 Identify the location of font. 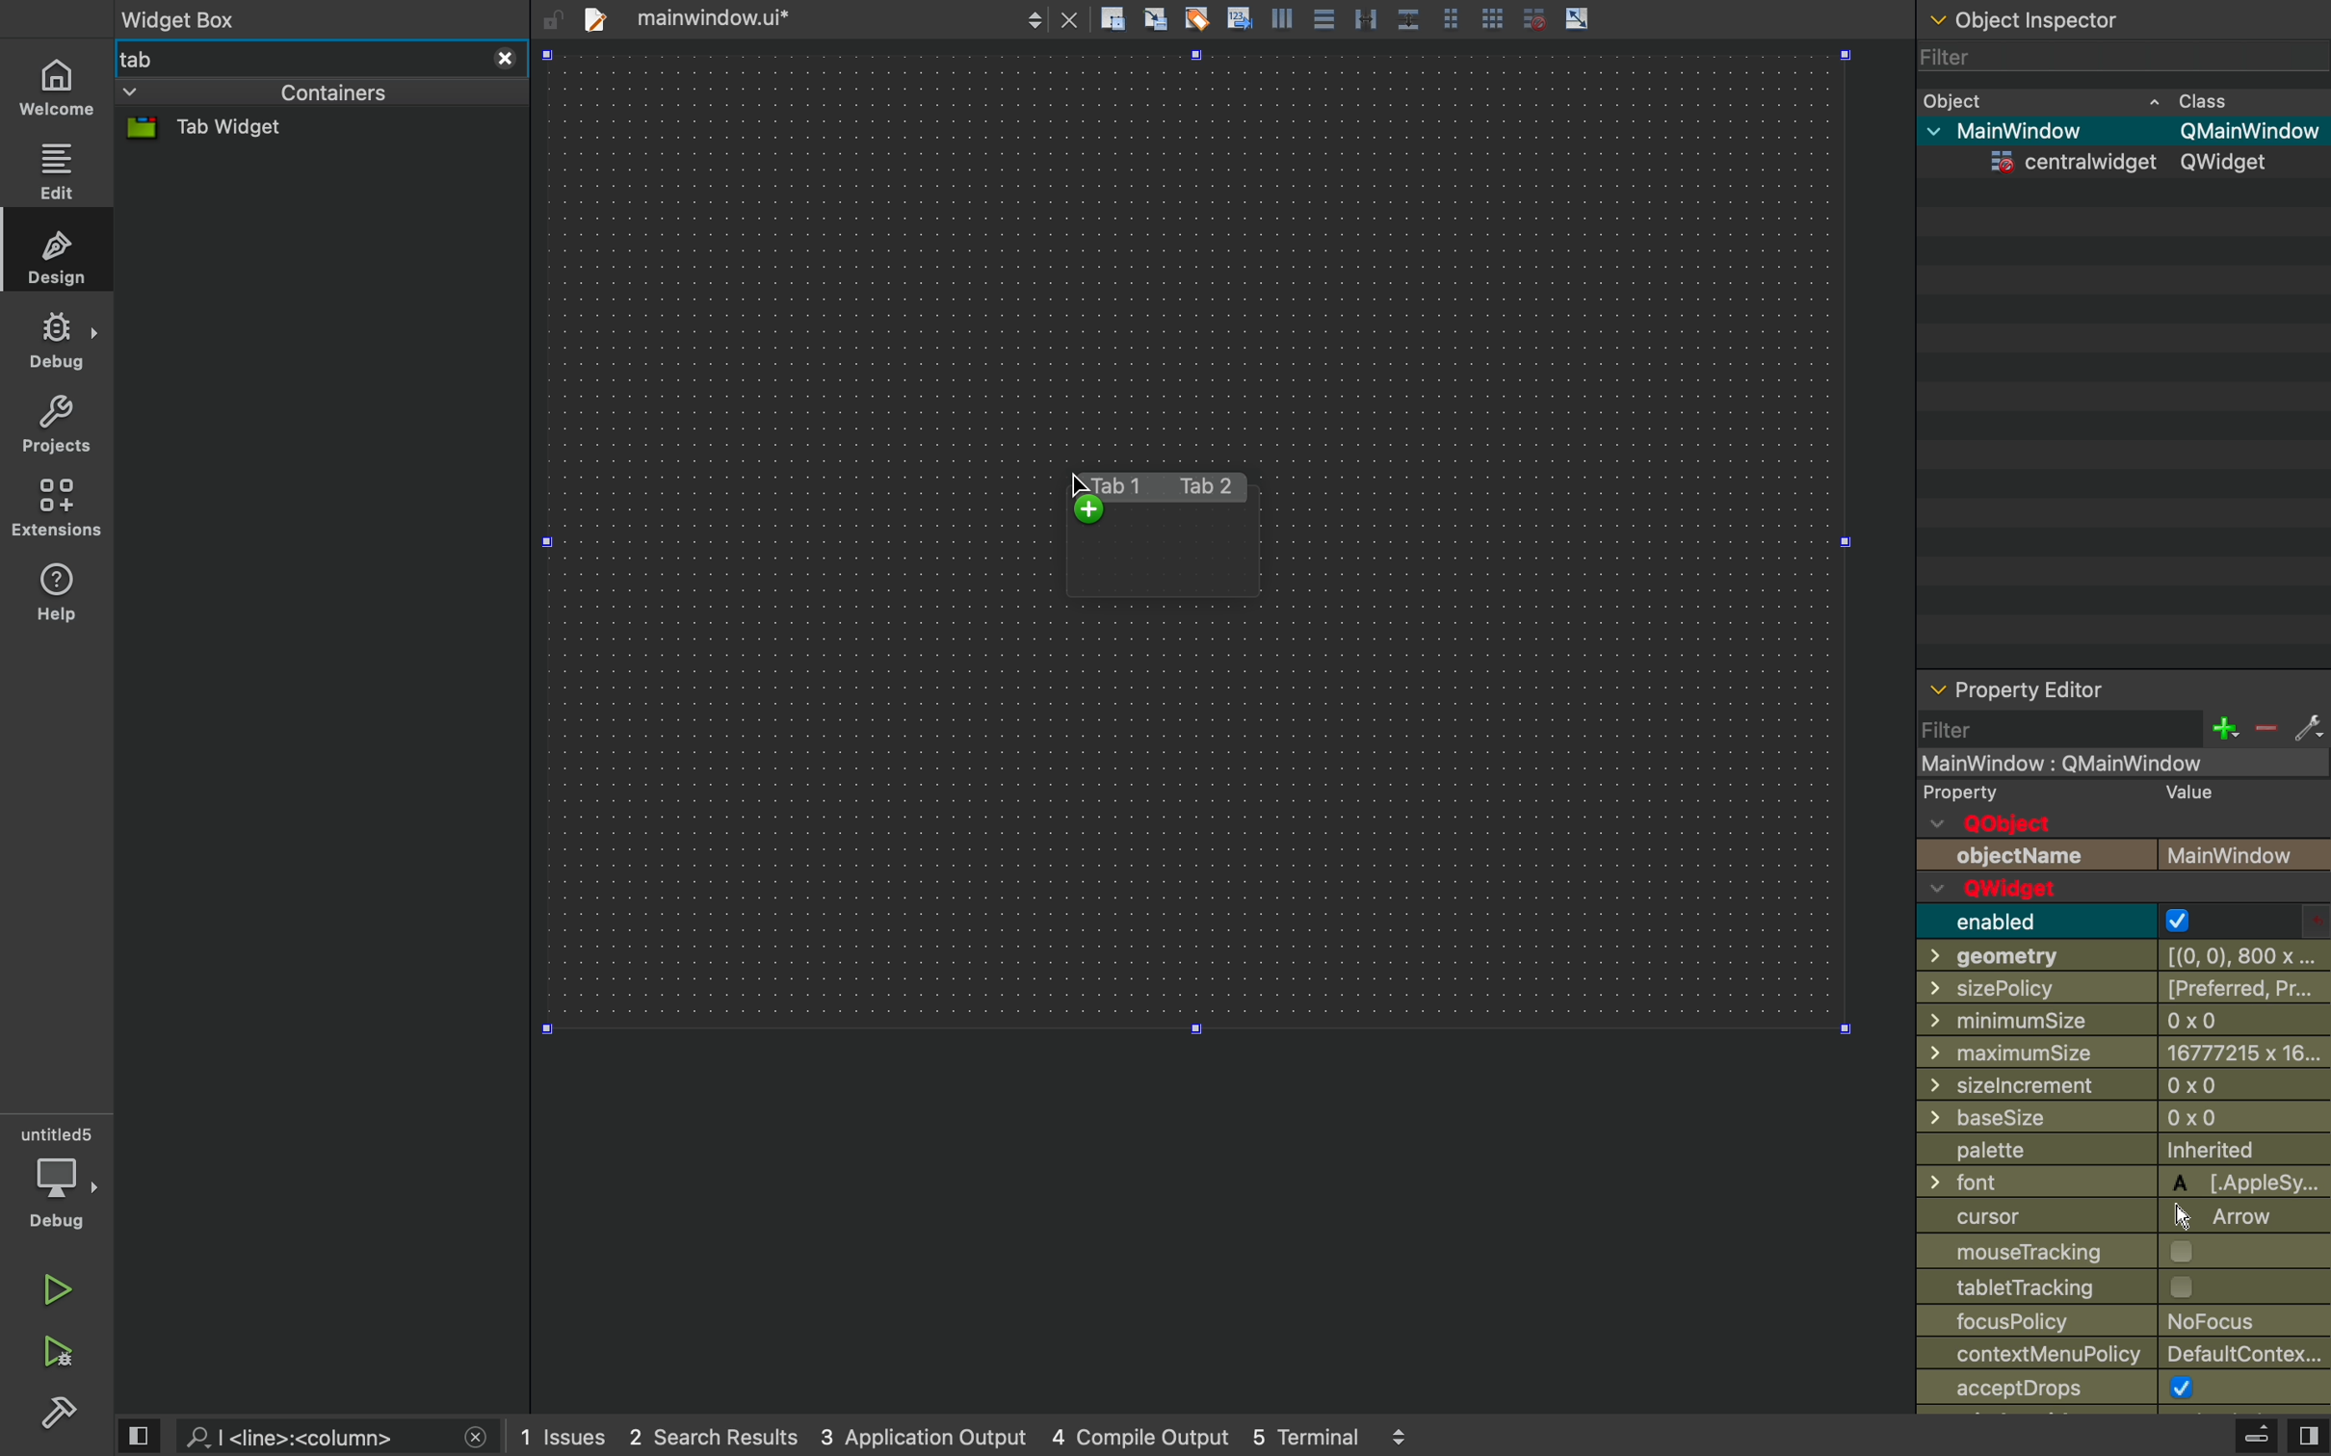
(2123, 1183).